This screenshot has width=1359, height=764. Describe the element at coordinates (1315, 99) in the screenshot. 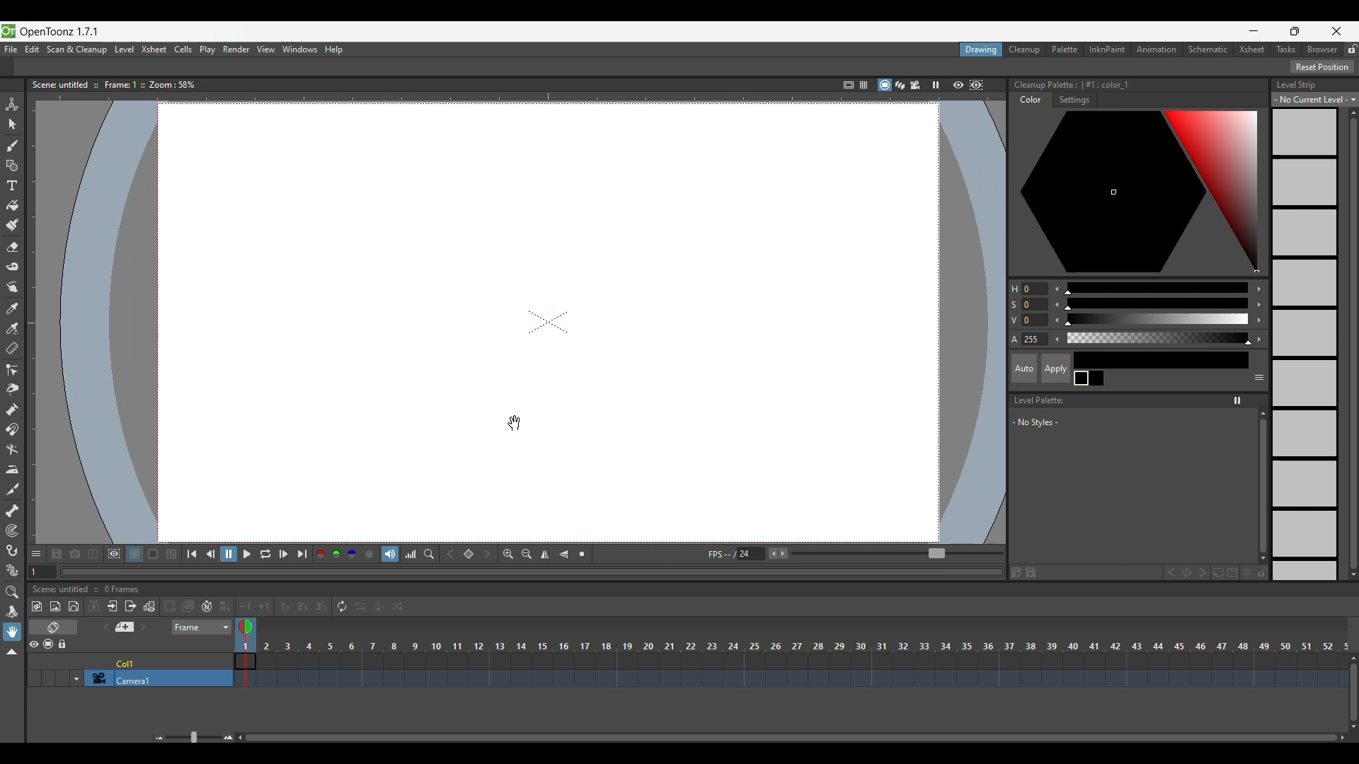

I see `Level strip options` at that location.